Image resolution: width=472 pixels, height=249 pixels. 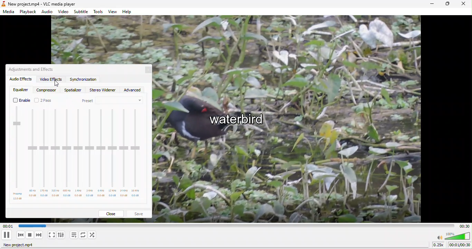 What do you see at coordinates (73, 235) in the screenshot?
I see `toggle playlist` at bounding box center [73, 235].